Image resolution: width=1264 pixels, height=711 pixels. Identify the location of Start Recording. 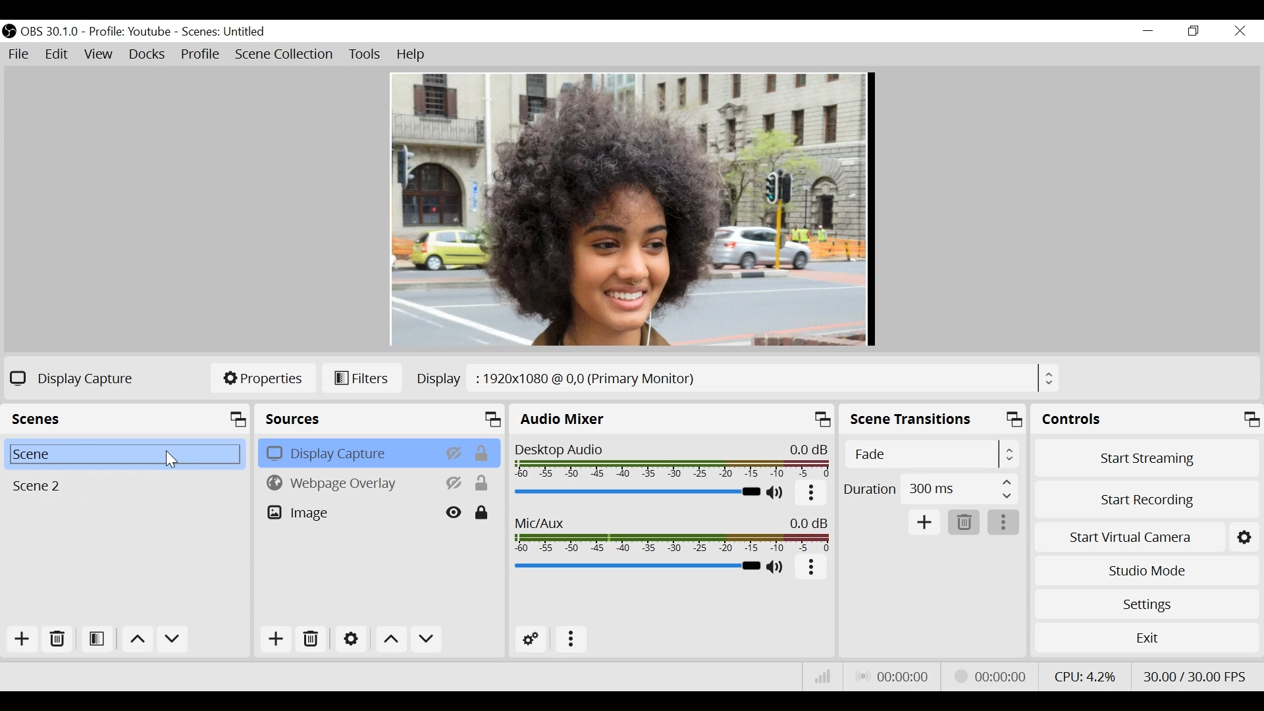
(1144, 502).